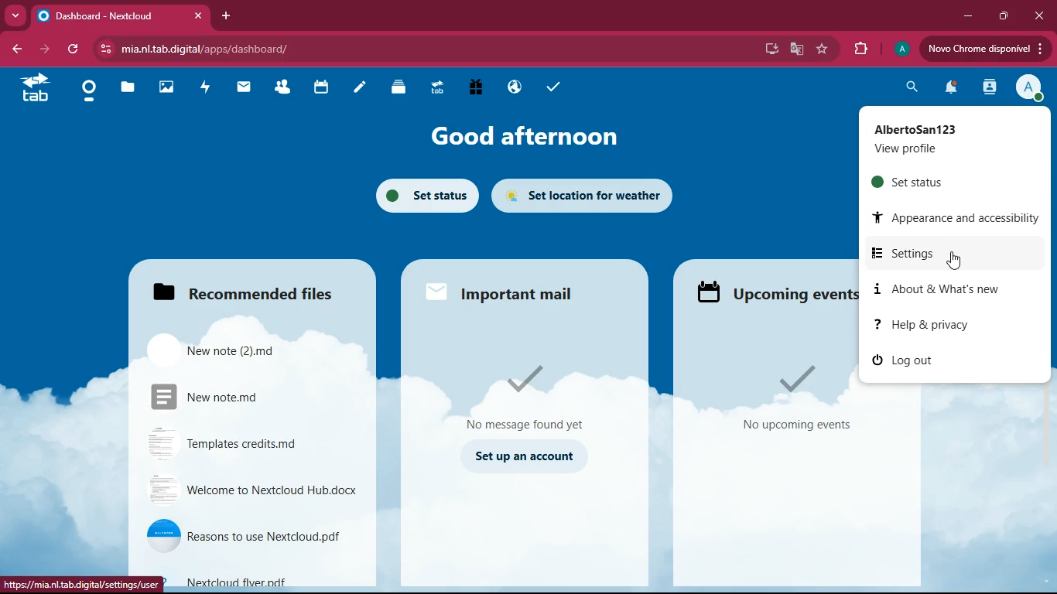 The height and width of the screenshot is (594, 1057). I want to click on help, so click(951, 327).